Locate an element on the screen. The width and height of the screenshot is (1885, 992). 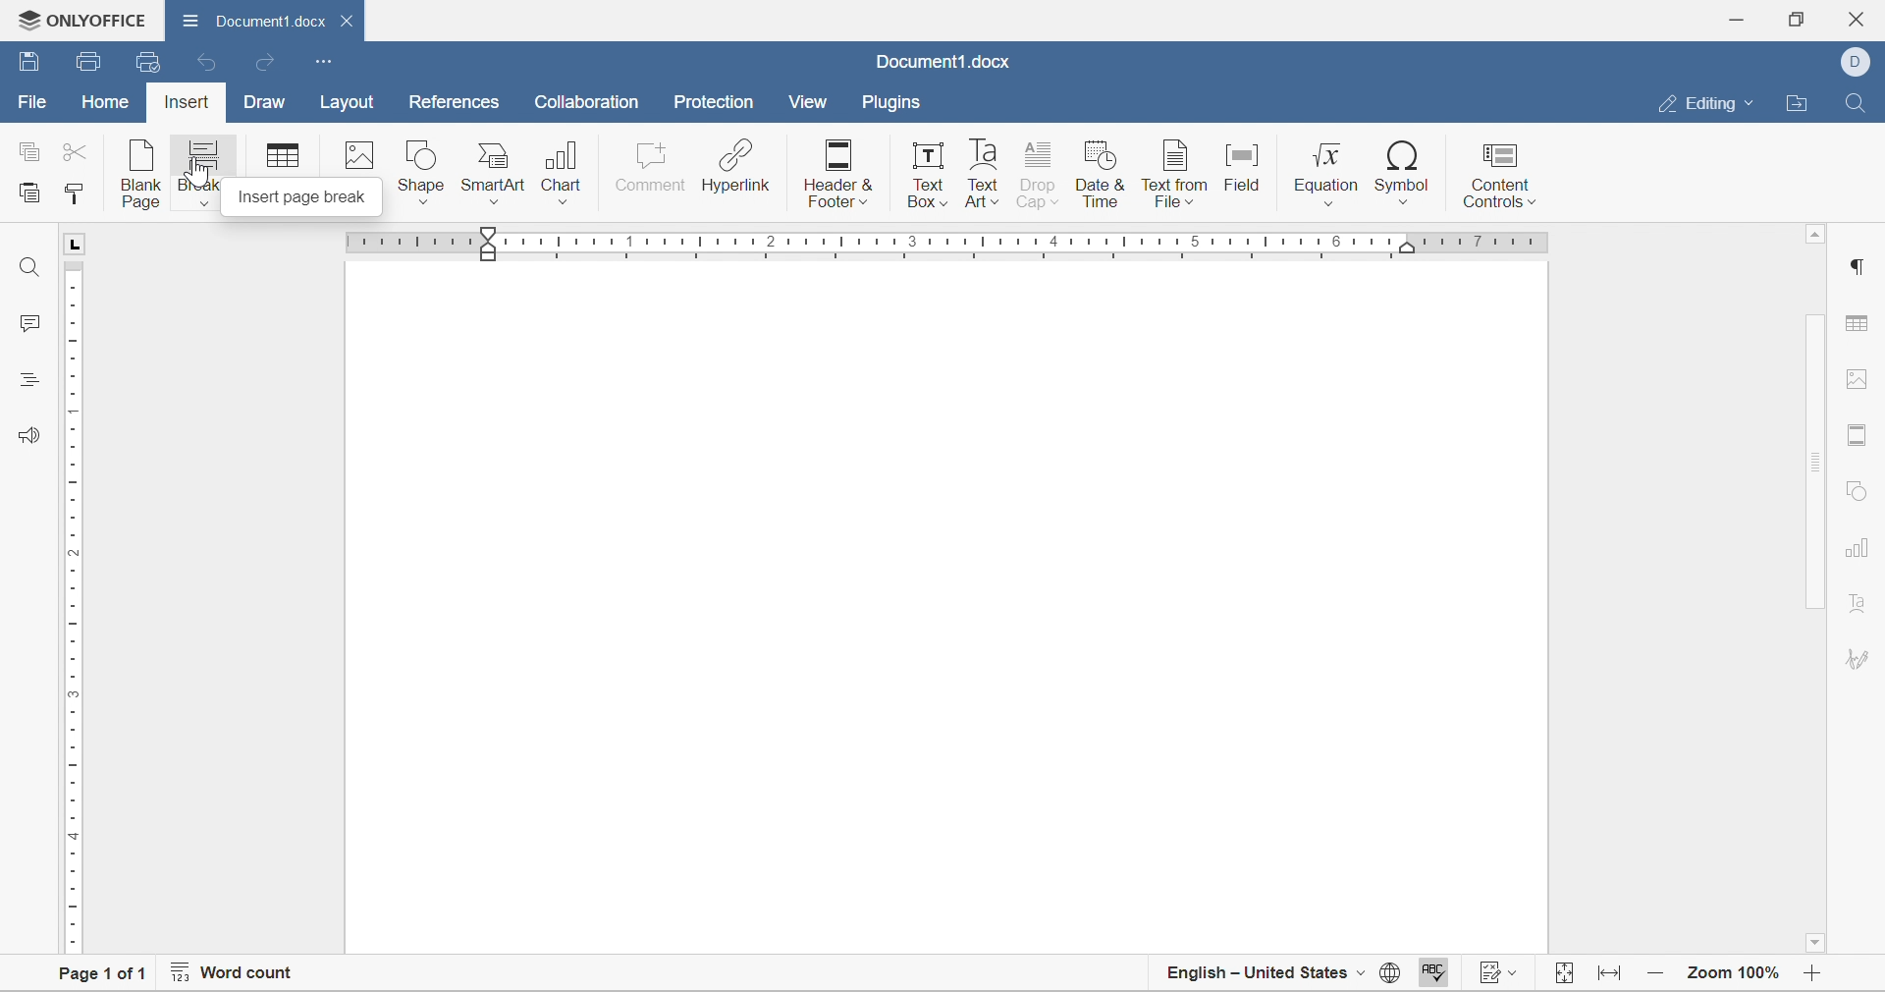
Insert image is located at coordinates (362, 156).